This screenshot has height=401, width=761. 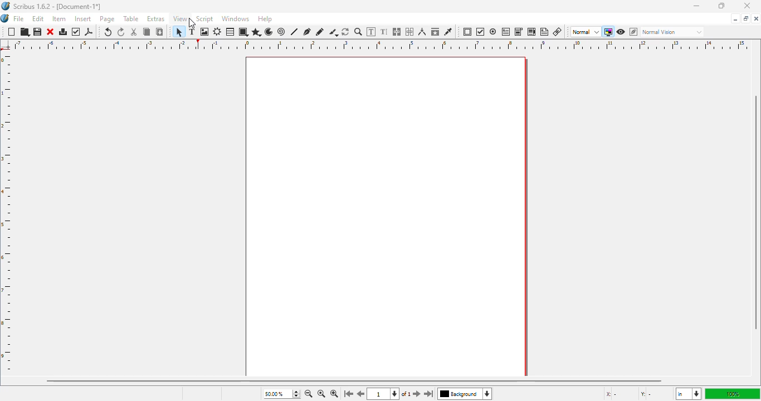 What do you see at coordinates (431, 395) in the screenshot?
I see `go to the last page` at bounding box center [431, 395].